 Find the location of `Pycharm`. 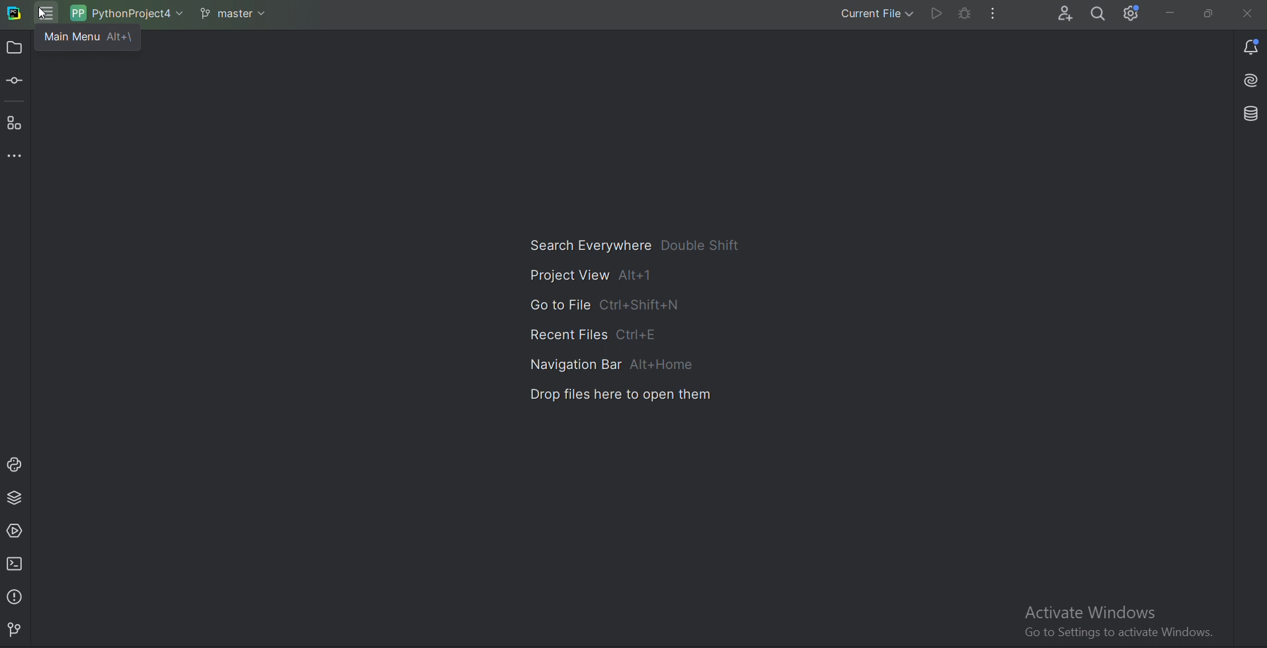

Pycharm is located at coordinates (15, 14).